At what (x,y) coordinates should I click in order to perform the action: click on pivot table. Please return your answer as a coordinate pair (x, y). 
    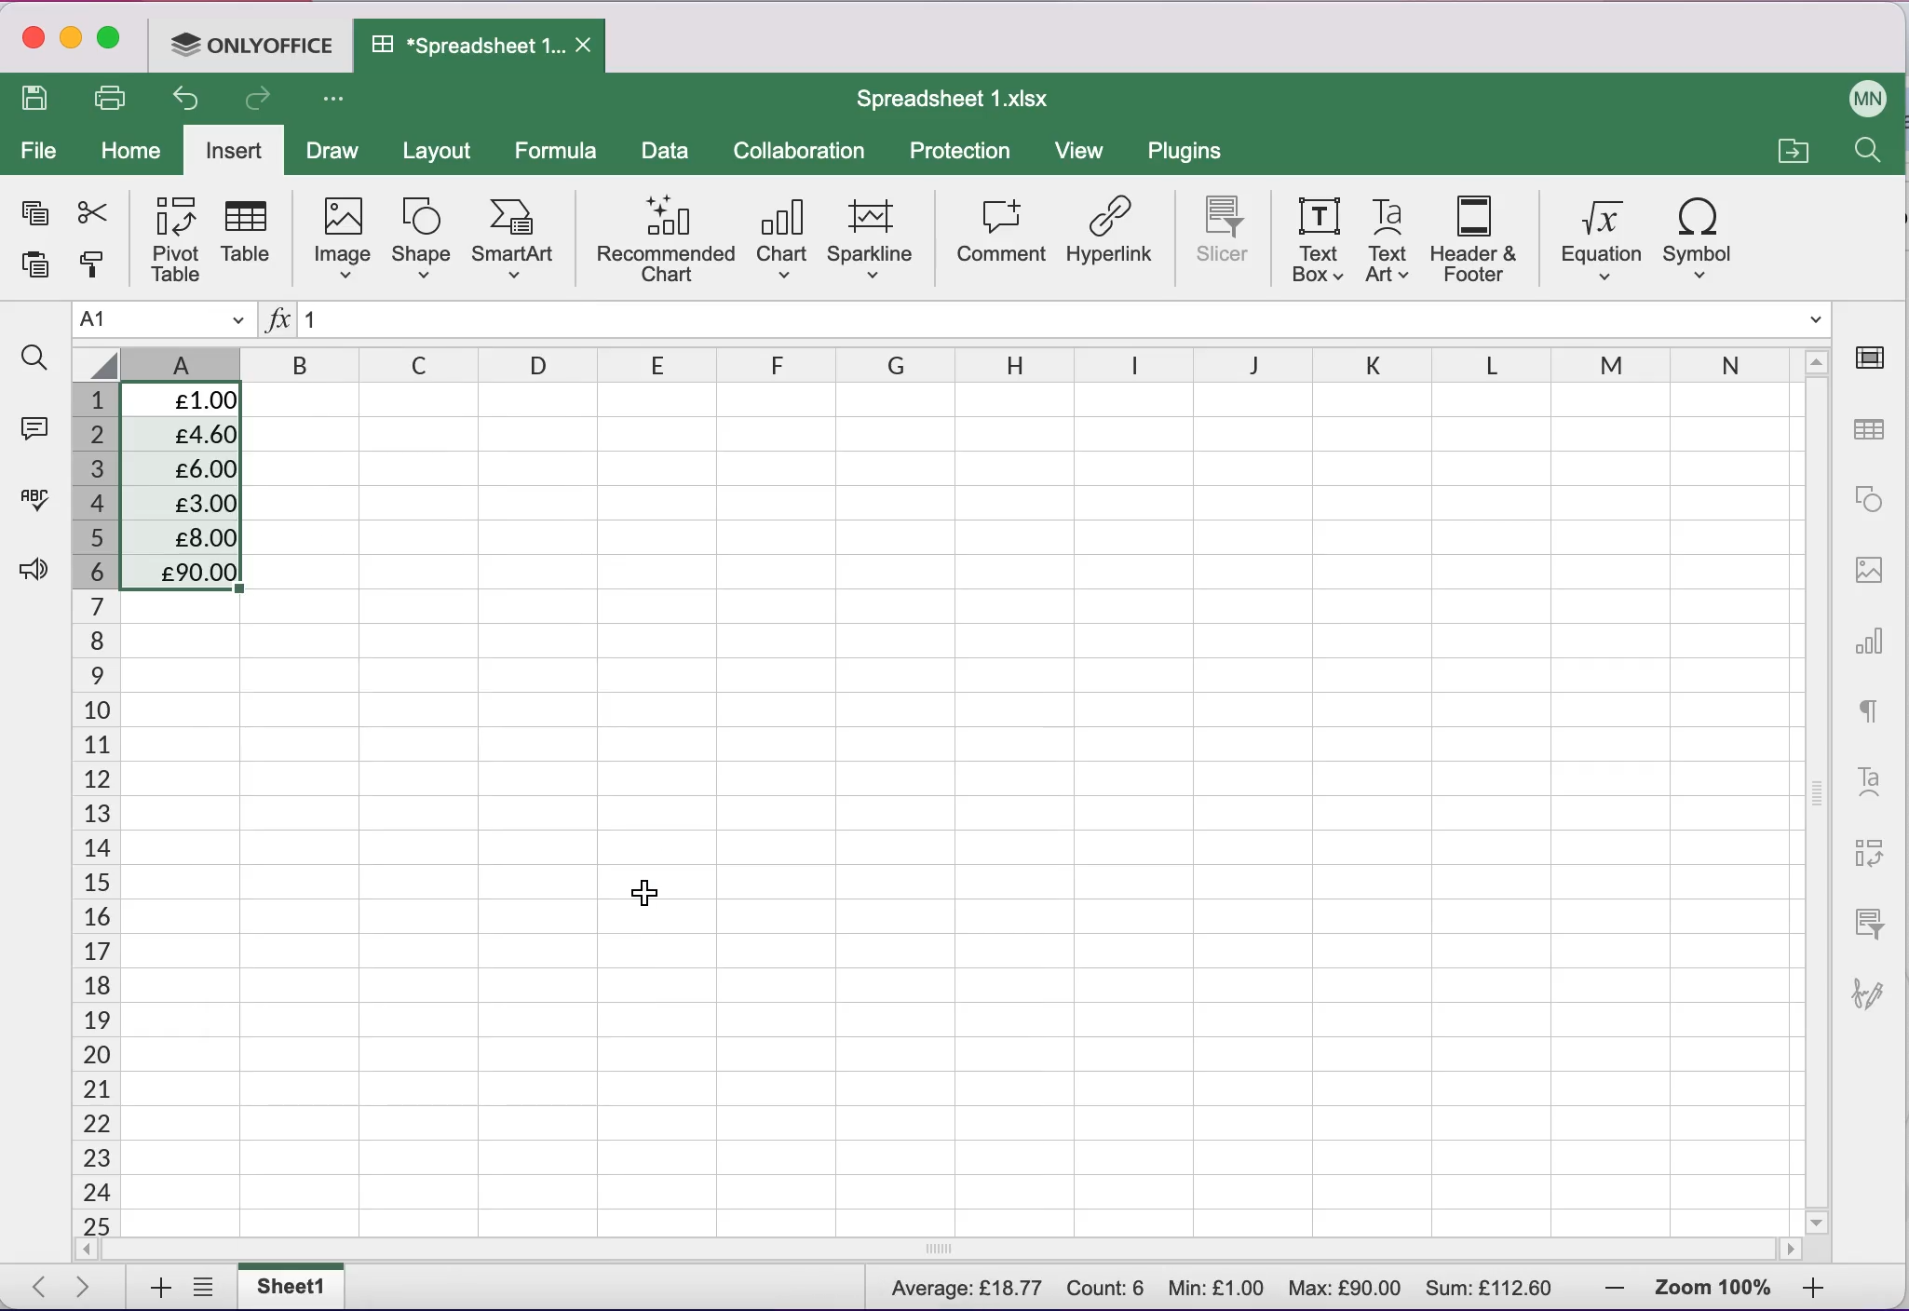
    Looking at the image, I should click on (169, 238).